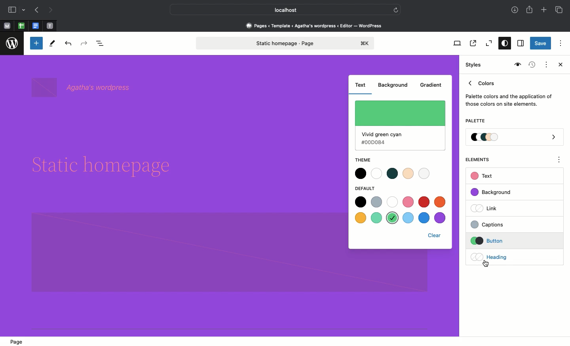 This screenshot has height=346, width=570. Describe the element at coordinates (400, 125) in the screenshot. I see `Green selected` at that location.